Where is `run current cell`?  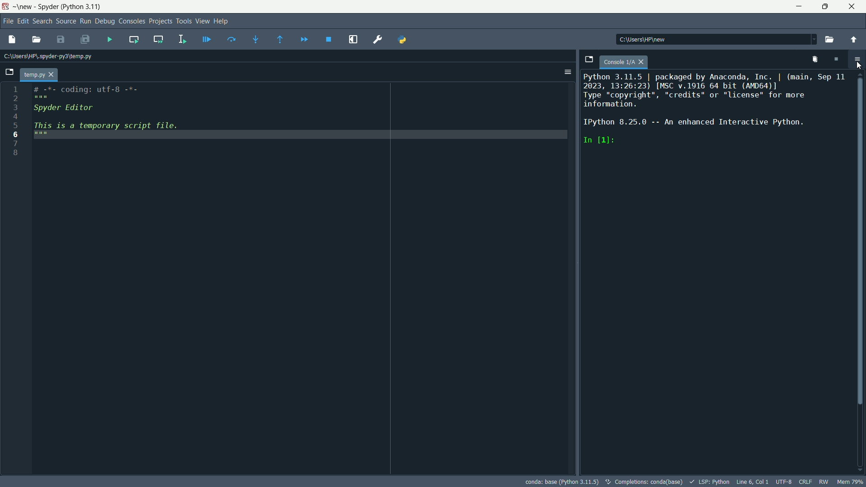 run current cell is located at coordinates (134, 39).